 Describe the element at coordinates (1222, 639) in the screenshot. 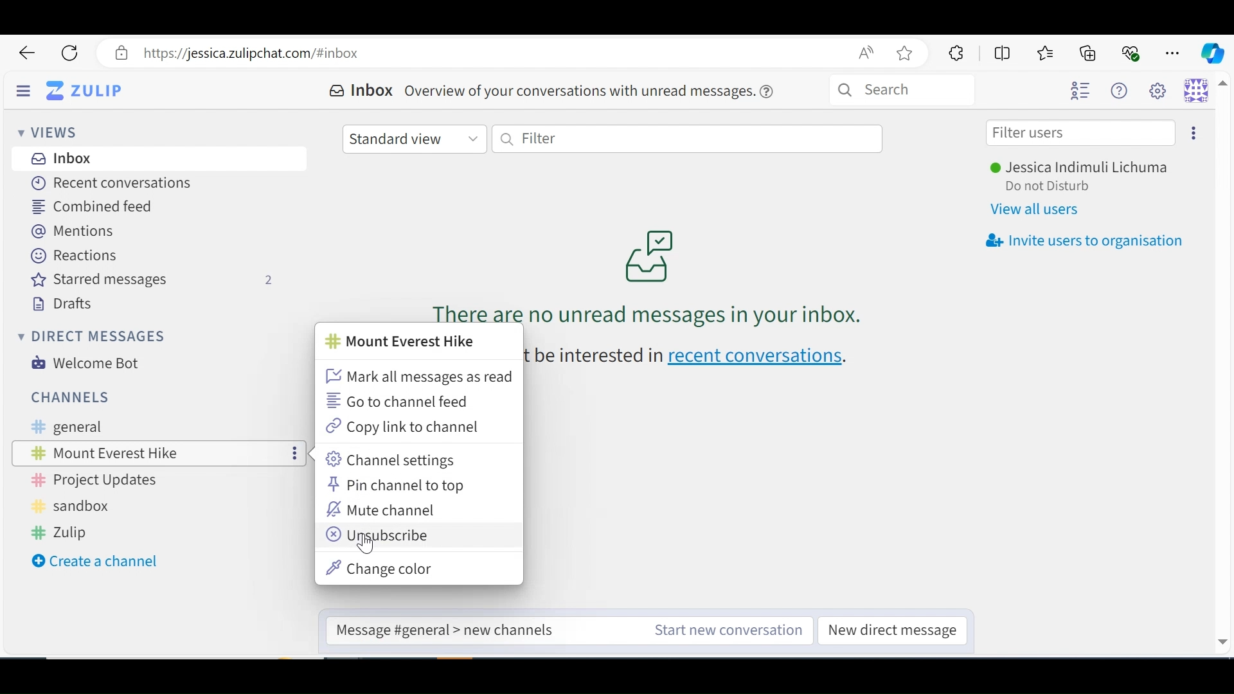

I see `Down` at that location.